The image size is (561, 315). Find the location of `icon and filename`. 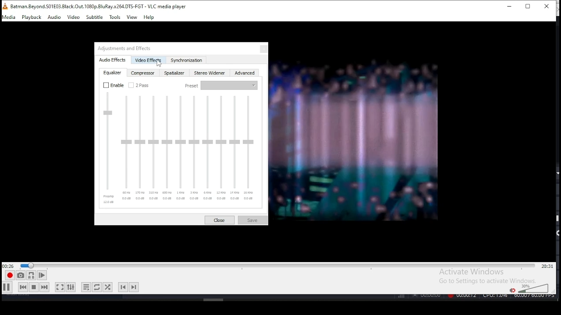

icon and filename is located at coordinates (97, 6).